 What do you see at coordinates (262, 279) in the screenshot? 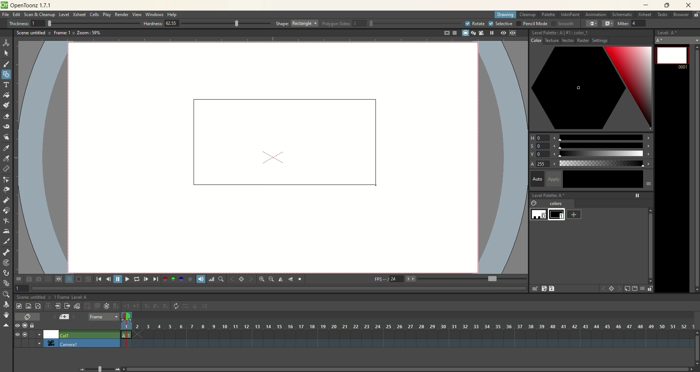
I see `zoom in` at bounding box center [262, 279].